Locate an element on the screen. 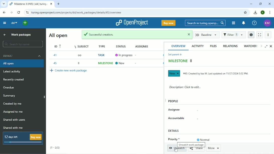 The width and height of the screenshot is (274, 154). Normal is located at coordinates (203, 140).